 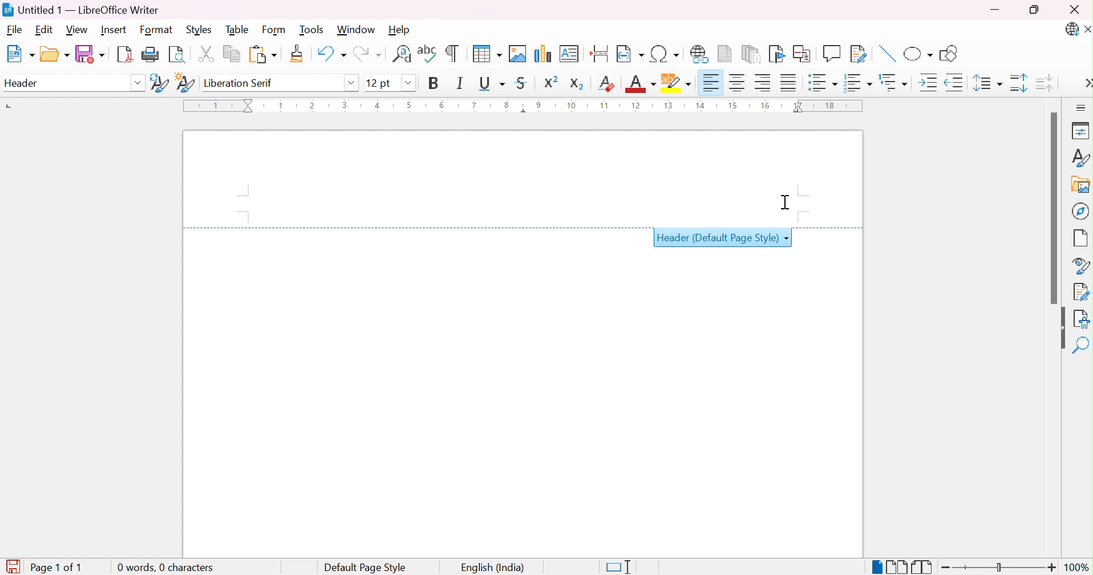 What do you see at coordinates (726, 53) in the screenshot?
I see `Insert footnote` at bounding box center [726, 53].